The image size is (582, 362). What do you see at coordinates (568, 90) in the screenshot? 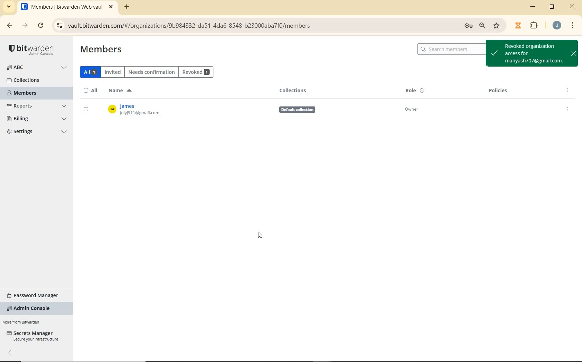
I see `OPTIONS` at bounding box center [568, 90].